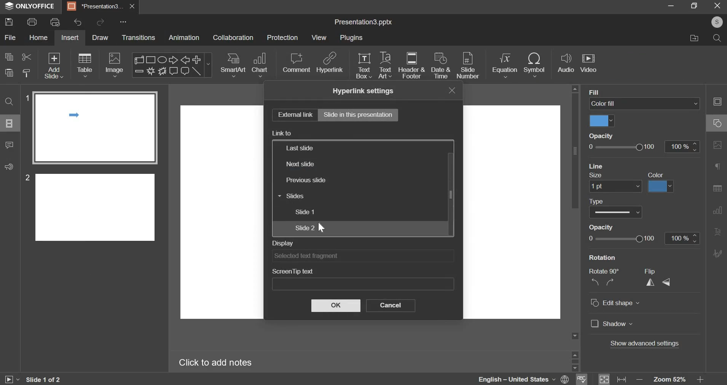 This screenshot has width=727, height=385. I want to click on maximize, so click(695, 5).